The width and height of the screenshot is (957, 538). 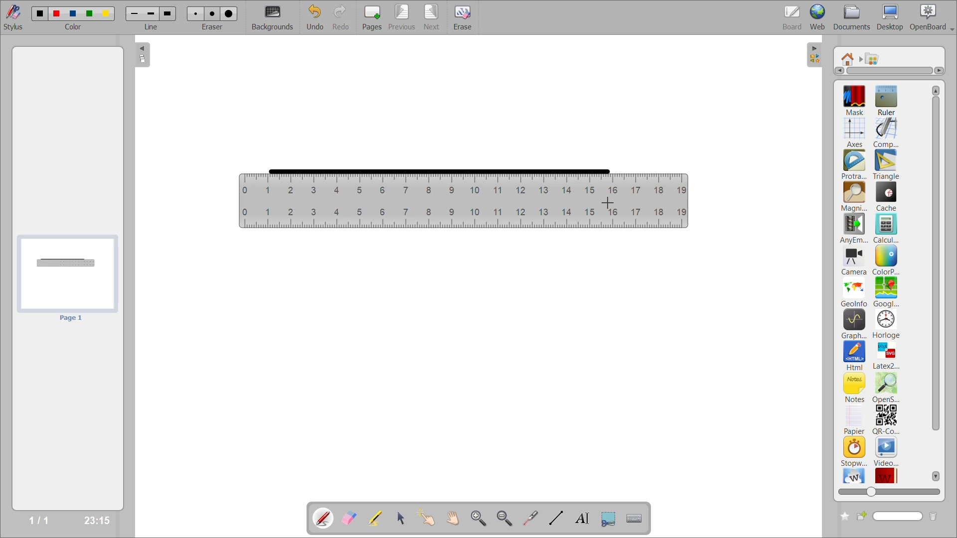 What do you see at coordinates (42, 521) in the screenshot?
I see `1/1` at bounding box center [42, 521].